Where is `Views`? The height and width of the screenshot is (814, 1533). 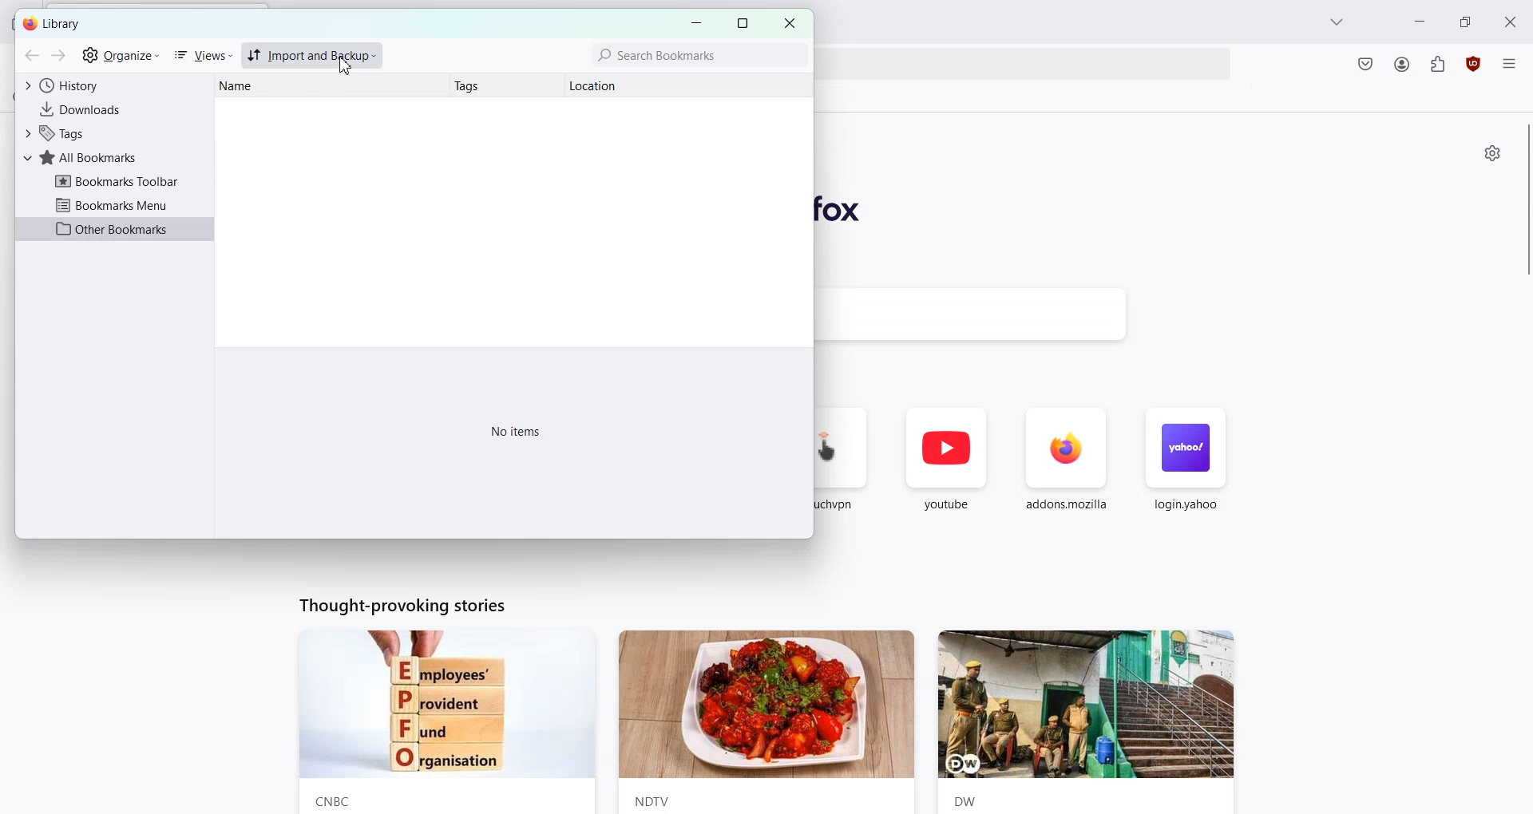
Views is located at coordinates (201, 56).